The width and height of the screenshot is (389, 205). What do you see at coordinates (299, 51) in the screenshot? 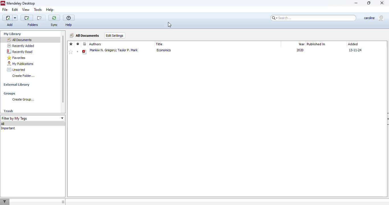
I see `year-2020` at bounding box center [299, 51].